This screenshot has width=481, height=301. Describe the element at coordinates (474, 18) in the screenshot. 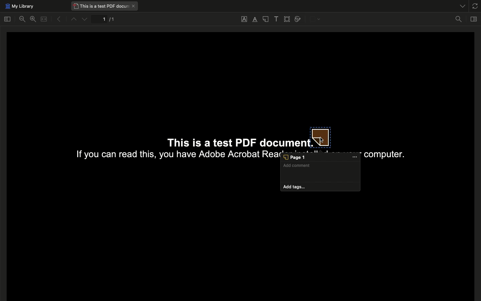

I see `Toggle context pane` at that location.